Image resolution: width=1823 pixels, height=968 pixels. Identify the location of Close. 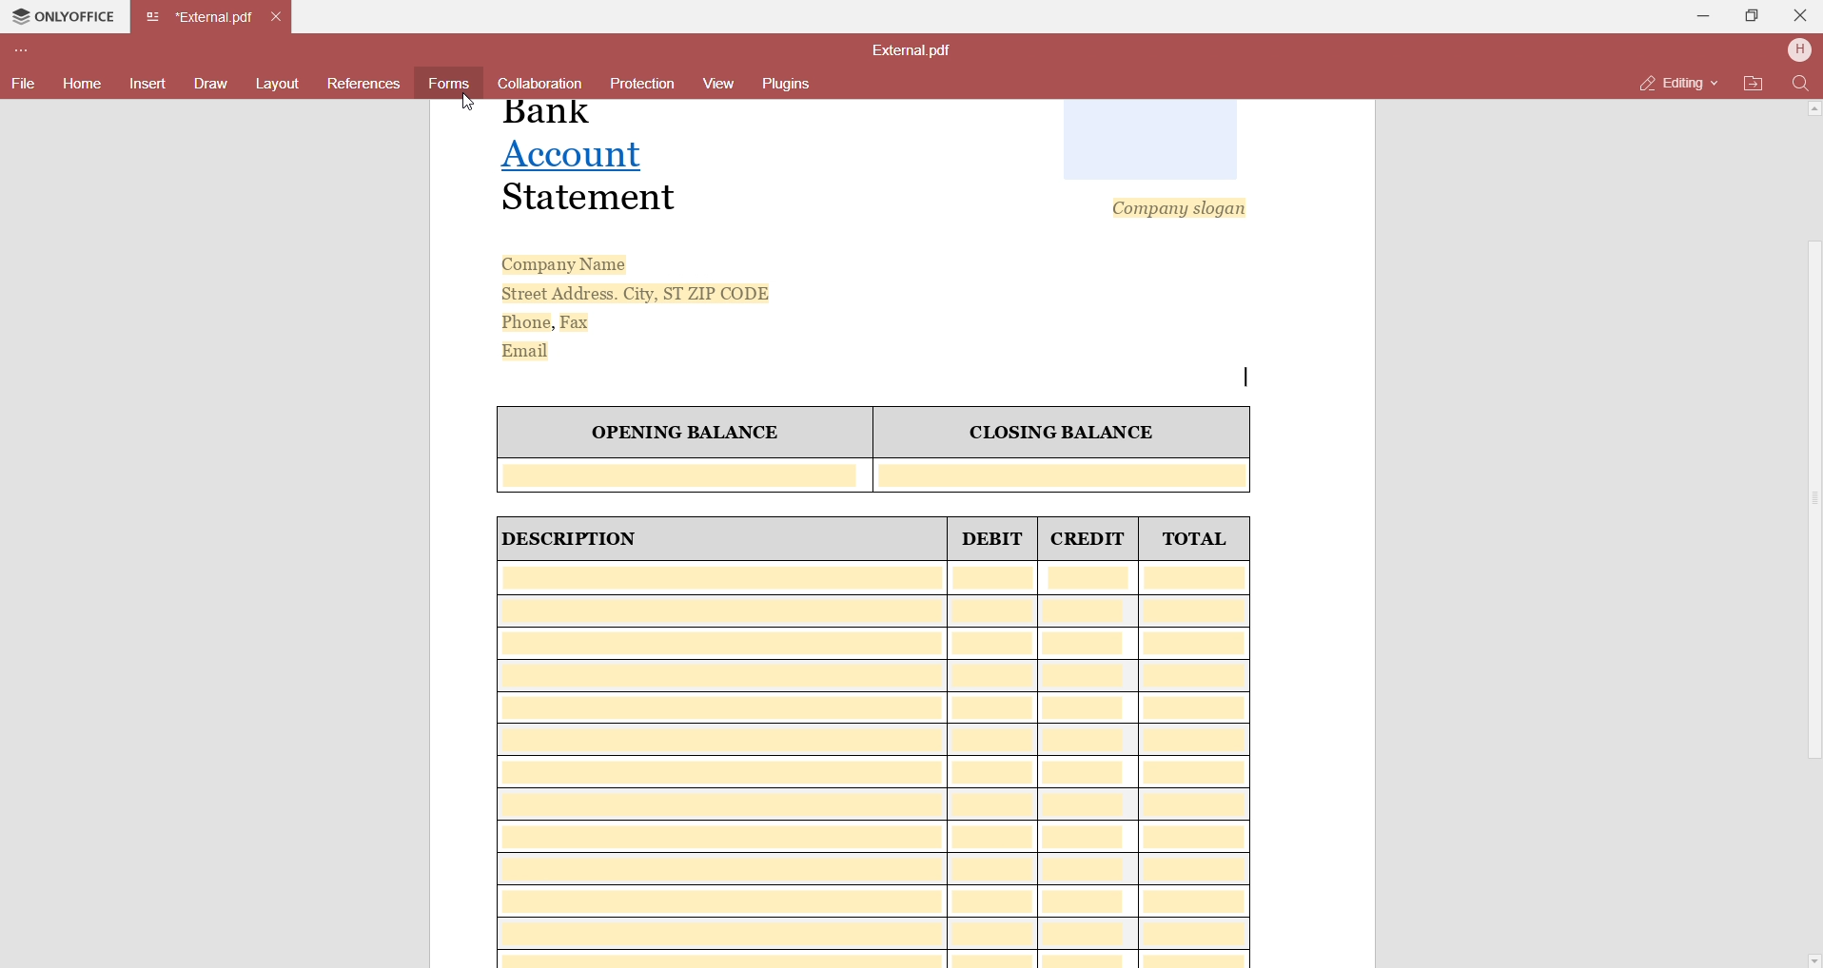
(1797, 16).